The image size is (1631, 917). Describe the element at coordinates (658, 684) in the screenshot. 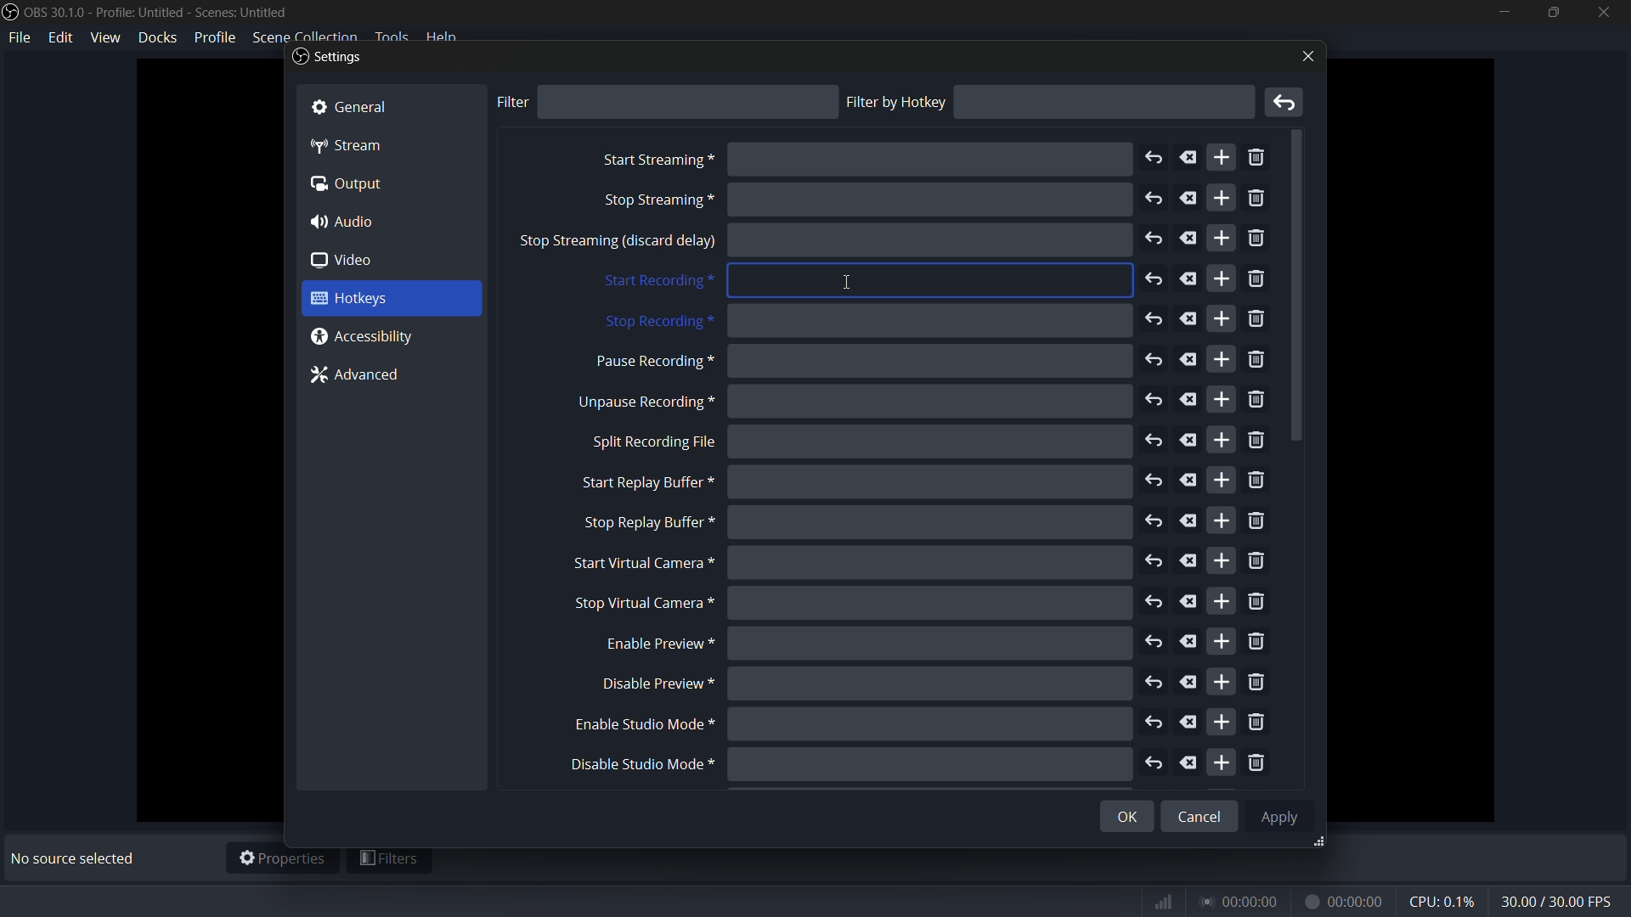

I see `disable preview` at that location.